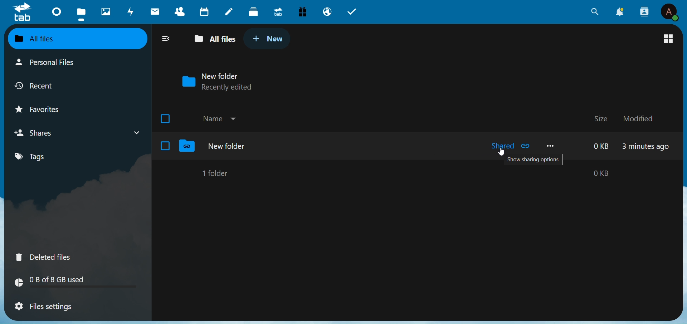 The width and height of the screenshot is (687, 324). I want to click on Deck, so click(252, 10).